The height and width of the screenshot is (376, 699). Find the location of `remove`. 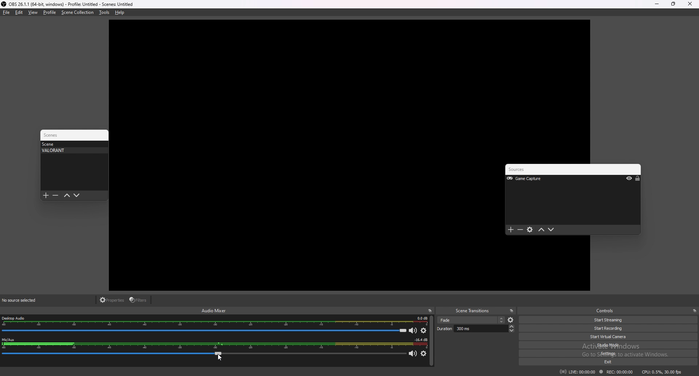

remove is located at coordinates (55, 196).